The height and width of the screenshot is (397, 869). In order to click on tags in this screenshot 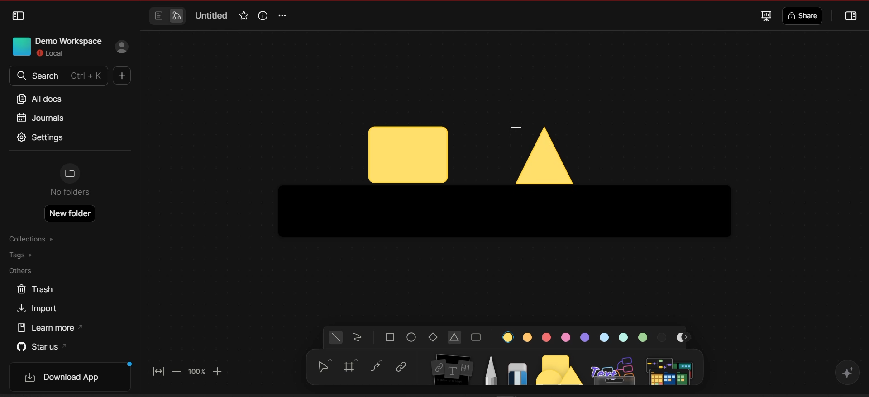, I will do `click(28, 255)`.